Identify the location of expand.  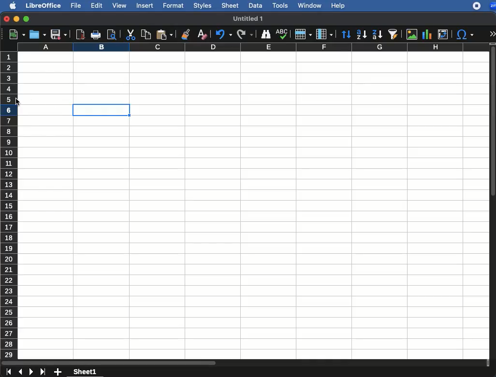
(493, 32).